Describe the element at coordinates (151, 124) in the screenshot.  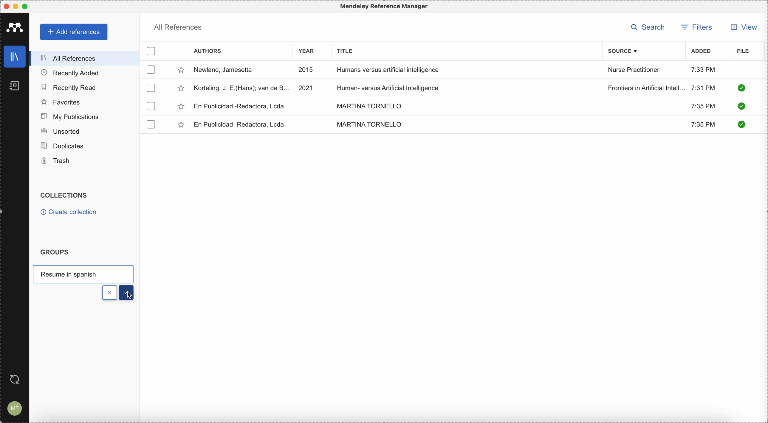
I see `checkbox` at that location.